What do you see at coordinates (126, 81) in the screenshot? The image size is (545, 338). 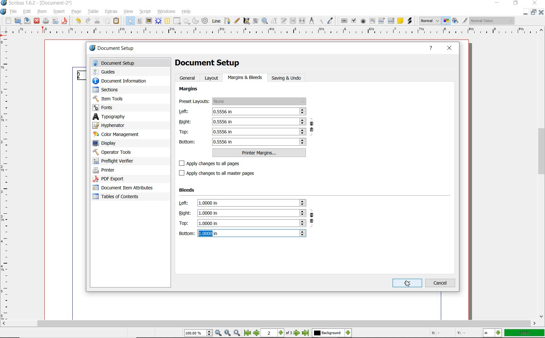 I see `document information` at bounding box center [126, 81].